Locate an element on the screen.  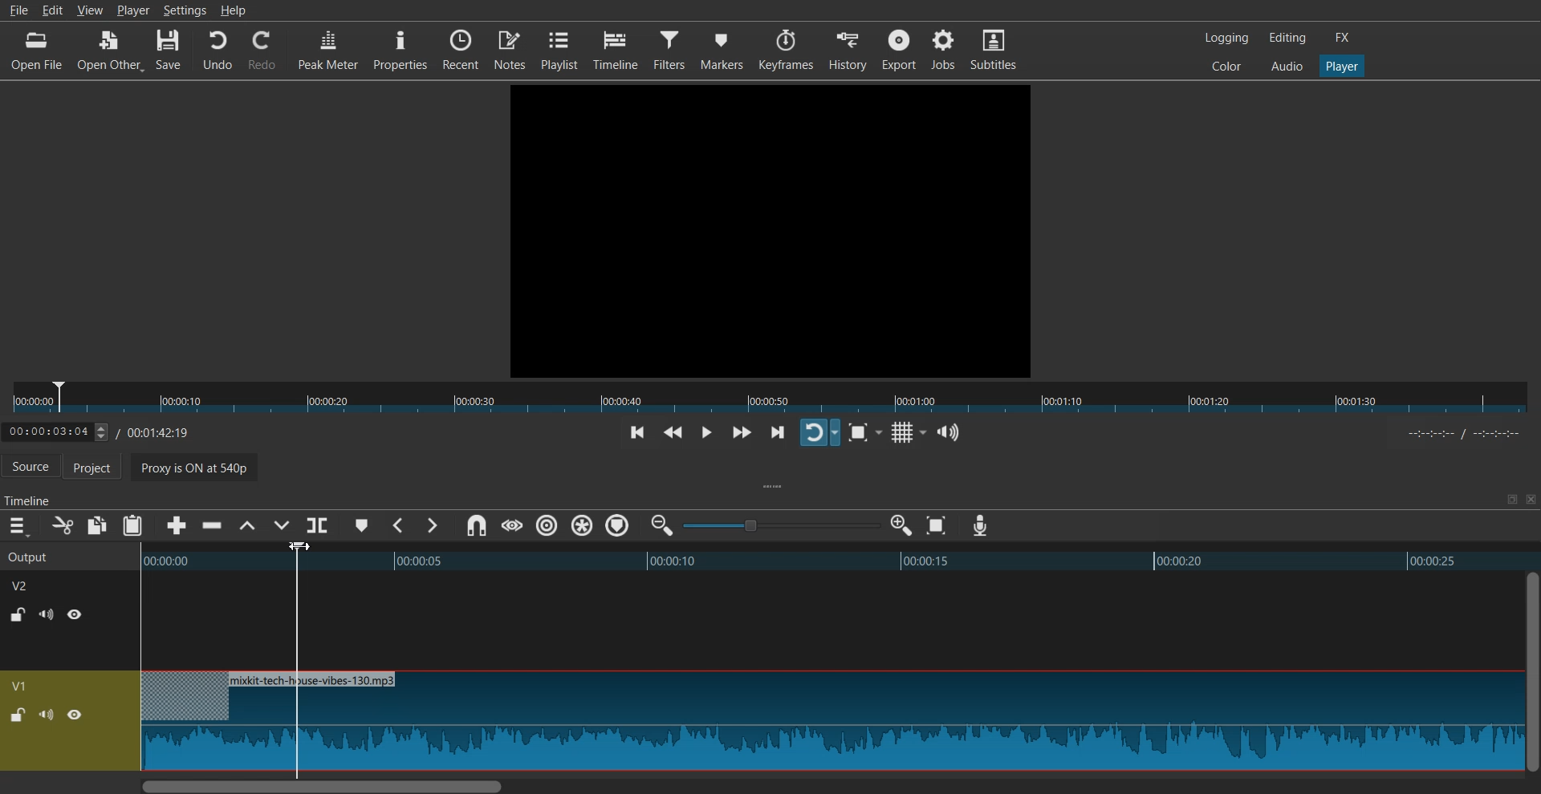
Ripple all markers is located at coordinates (583, 526).